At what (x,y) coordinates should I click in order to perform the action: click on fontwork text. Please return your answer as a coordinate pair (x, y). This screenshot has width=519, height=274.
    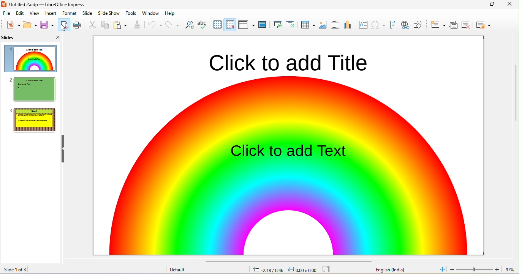
    Looking at the image, I should click on (392, 24).